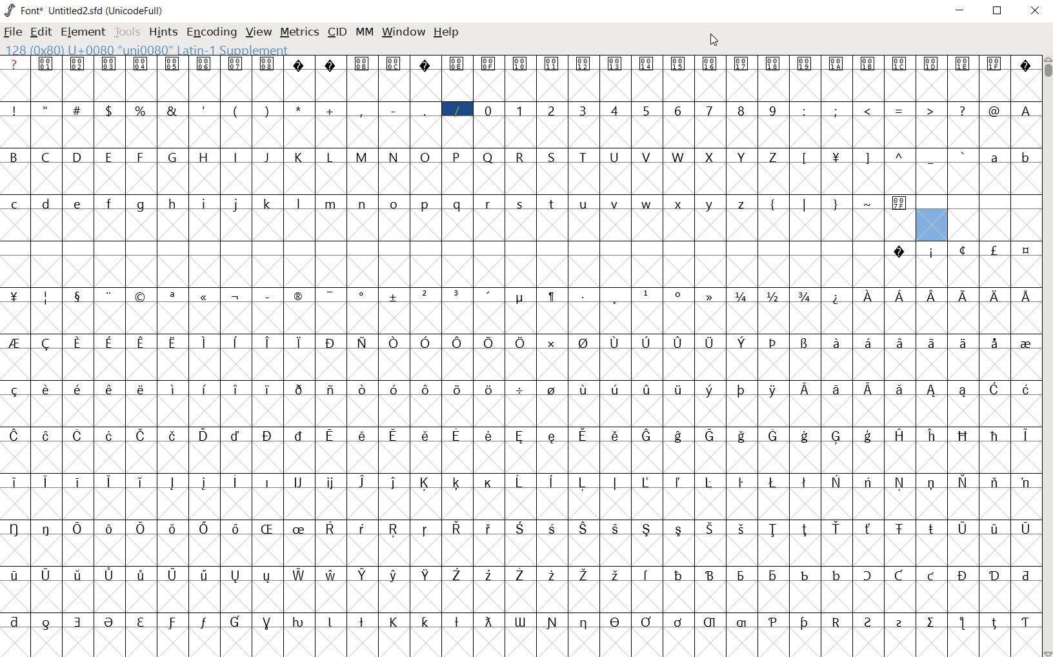  I want to click on glyph, so click(995, 482).